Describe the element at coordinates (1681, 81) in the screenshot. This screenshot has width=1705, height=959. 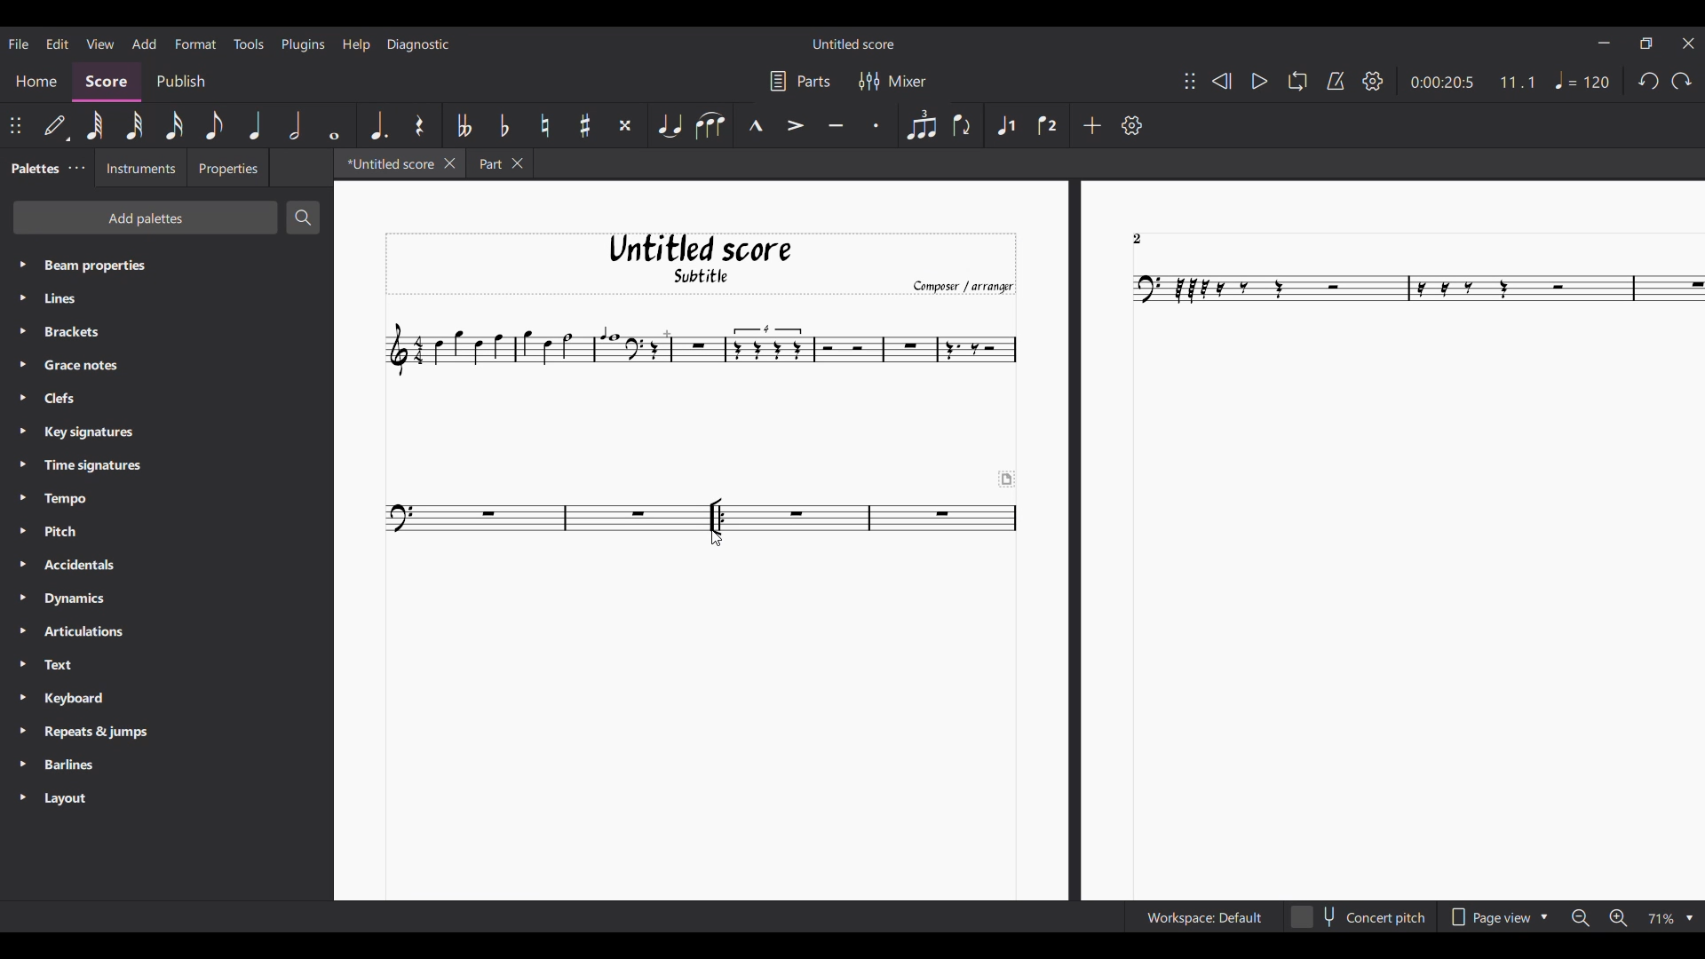
I see `Redo` at that location.